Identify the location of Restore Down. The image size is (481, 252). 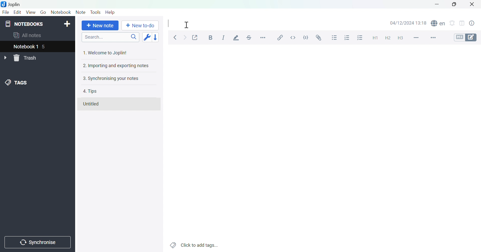
(455, 6).